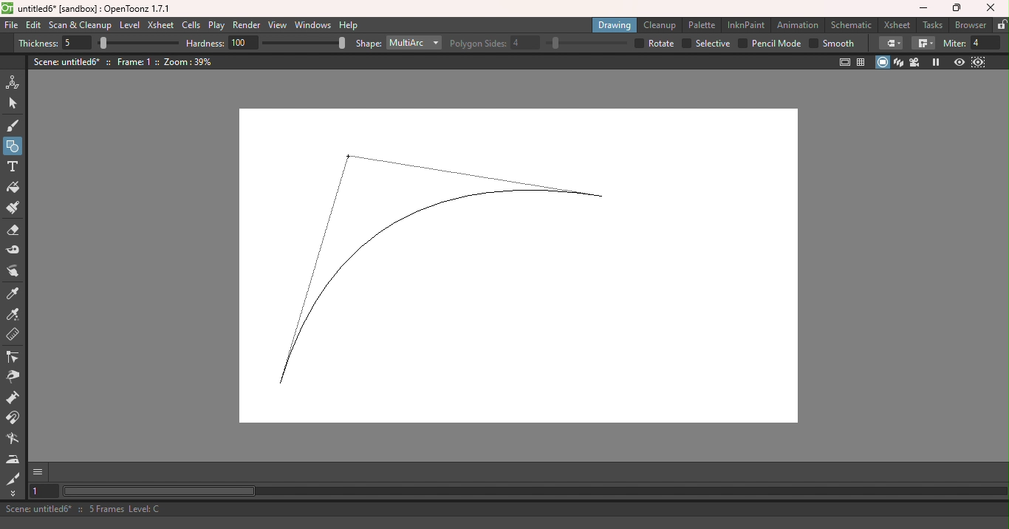 This screenshot has width=1009, height=529. Describe the element at coordinates (585, 44) in the screenshot. I see `Polygon sides bar` at that location.